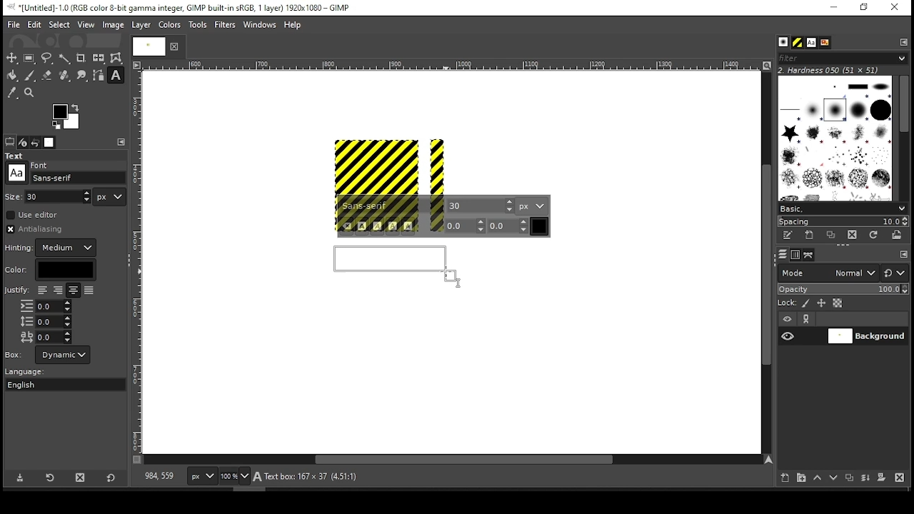 The image size is (914, 514). I want to click on layers, so click(782, 255).